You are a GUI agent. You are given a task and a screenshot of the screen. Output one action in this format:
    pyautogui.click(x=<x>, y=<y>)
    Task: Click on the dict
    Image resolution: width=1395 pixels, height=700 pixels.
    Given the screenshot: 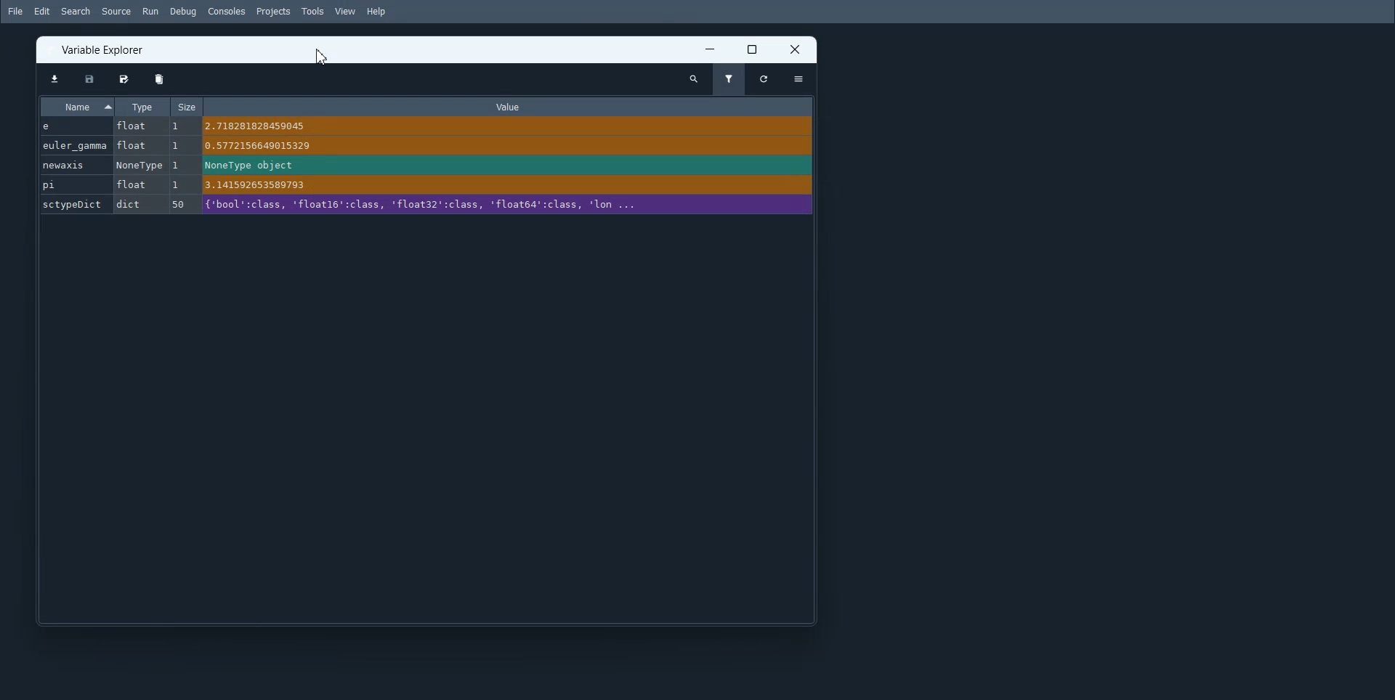 What is the action you would take?
    pyautogui.click(x=132, y=203)
    